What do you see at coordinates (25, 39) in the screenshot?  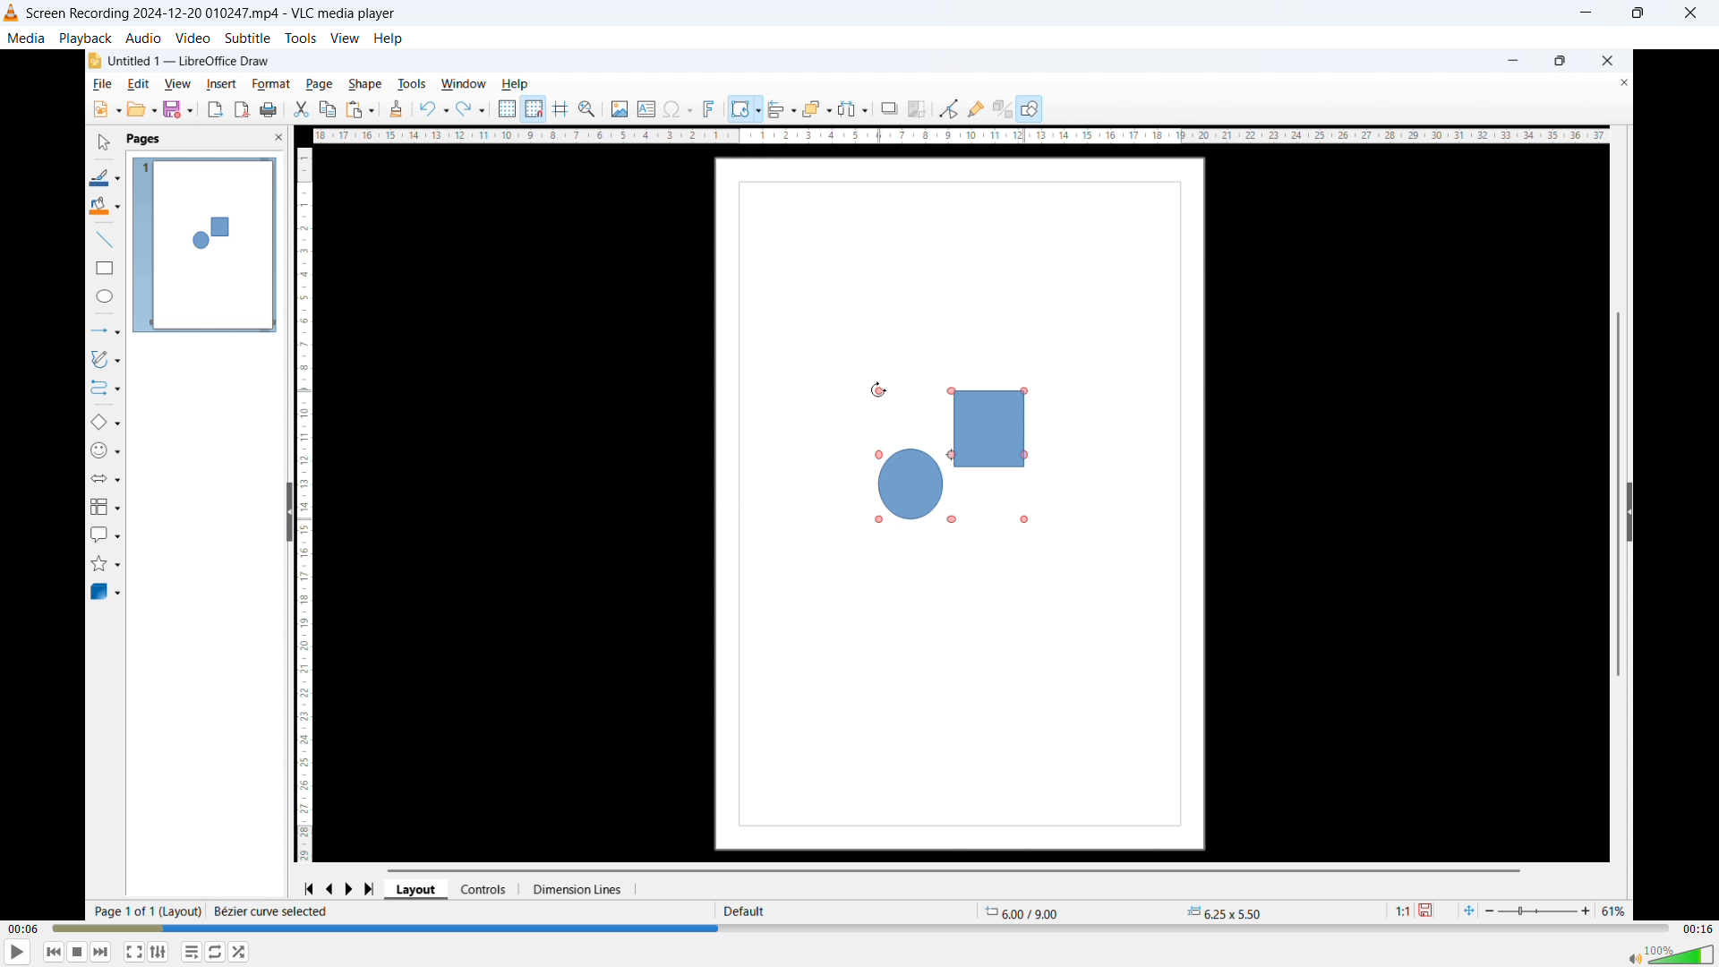 I see `Media ` at bounding box center [25, 39].